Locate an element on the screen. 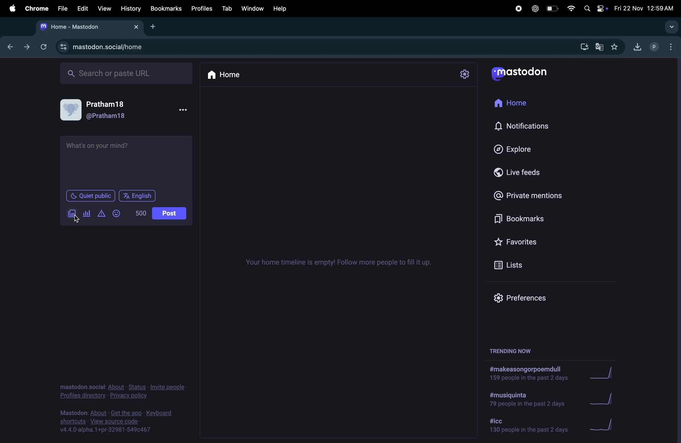 The image size is (681, 443). status is located at coordinates (138, 387).